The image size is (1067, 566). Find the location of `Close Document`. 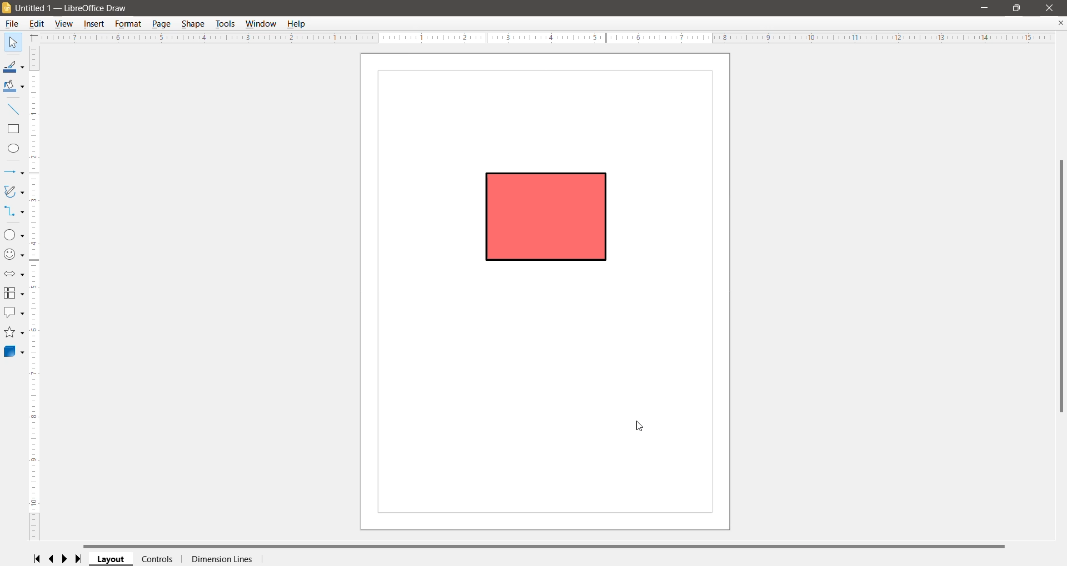

Close Document is located at coordinates (1060, 23).